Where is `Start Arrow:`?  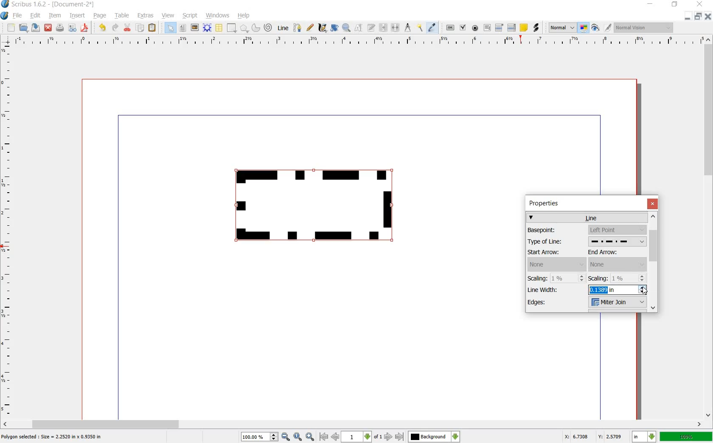
Start Arrow: is located at coordinates (554, 252).